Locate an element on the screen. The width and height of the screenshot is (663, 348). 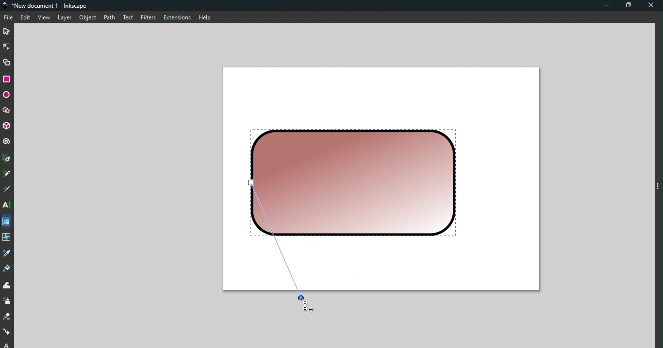
Extensions is located at coordinates (176, 17).